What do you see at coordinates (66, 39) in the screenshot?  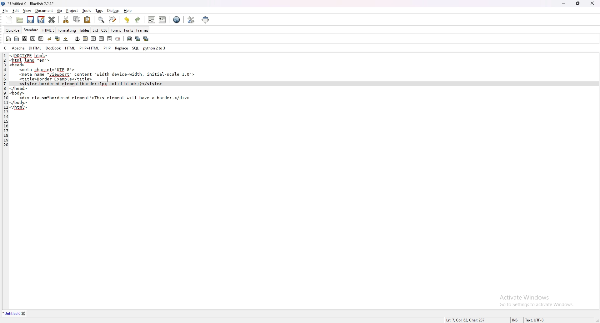 I see `non breaking space` at bounding box center [66, 39].